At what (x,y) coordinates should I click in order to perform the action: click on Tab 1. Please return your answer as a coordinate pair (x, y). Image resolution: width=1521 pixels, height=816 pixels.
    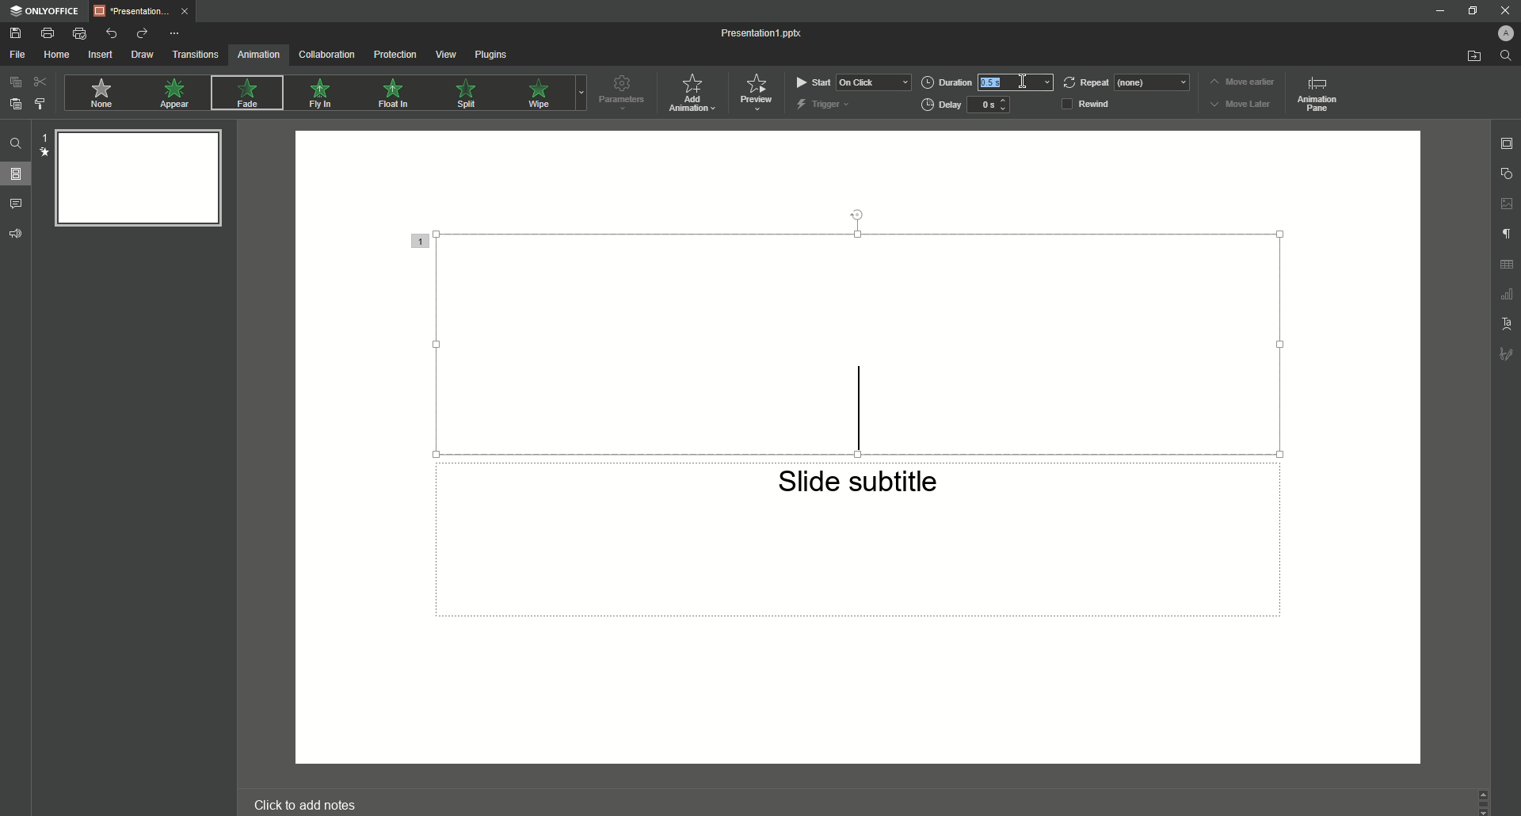
    Looking at the image, I should click on (147, 13).